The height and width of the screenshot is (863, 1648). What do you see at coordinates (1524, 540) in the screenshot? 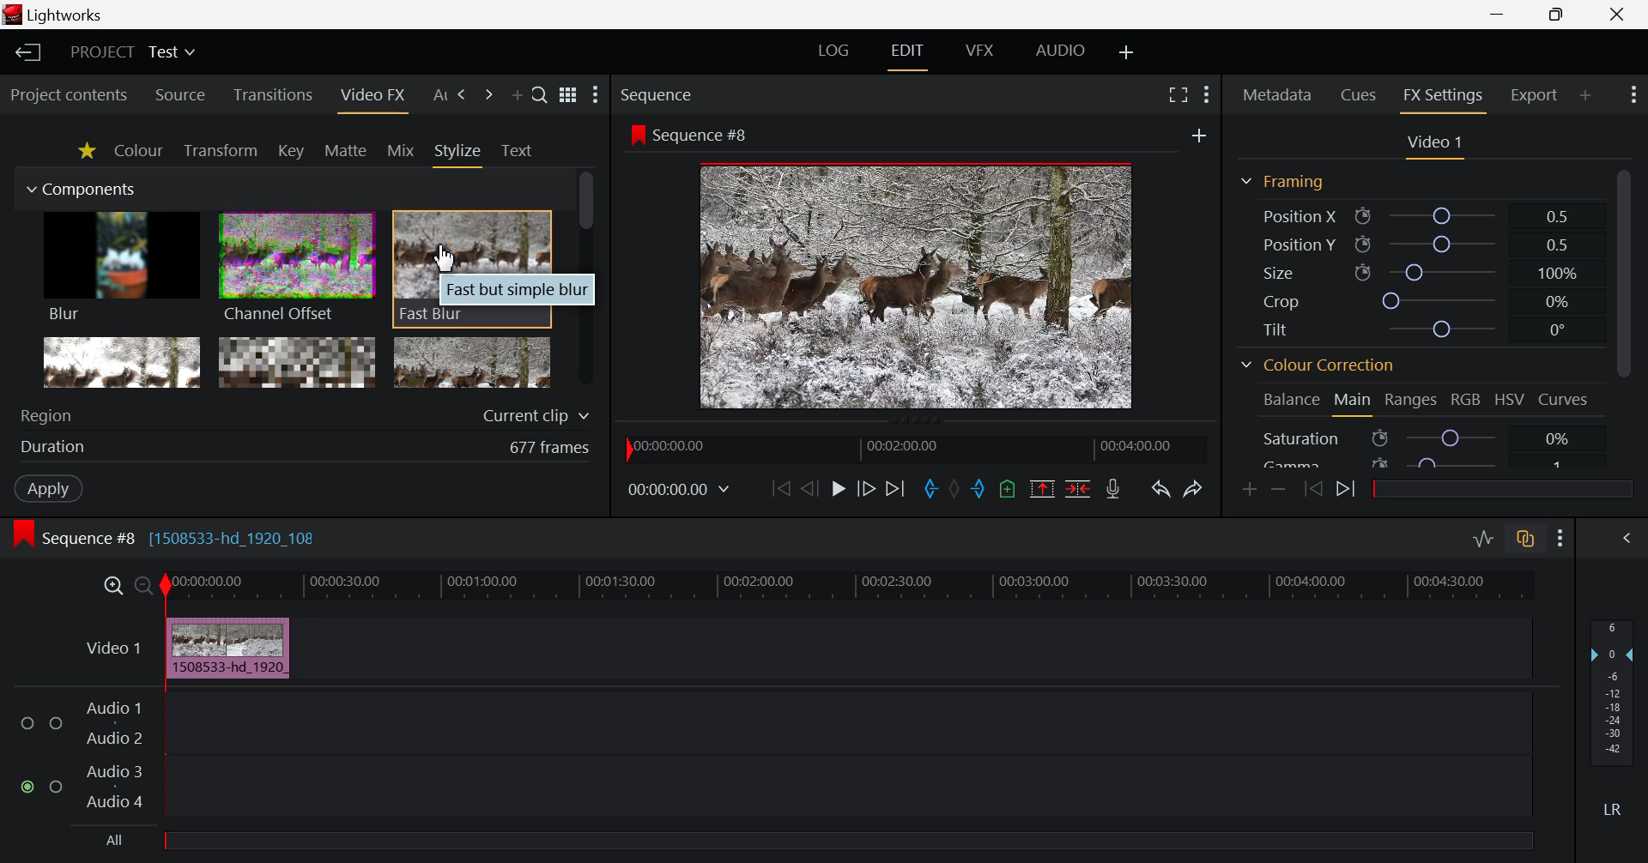
I see `Toggle Audio Track Sync` at bounding box center [1524, 540].